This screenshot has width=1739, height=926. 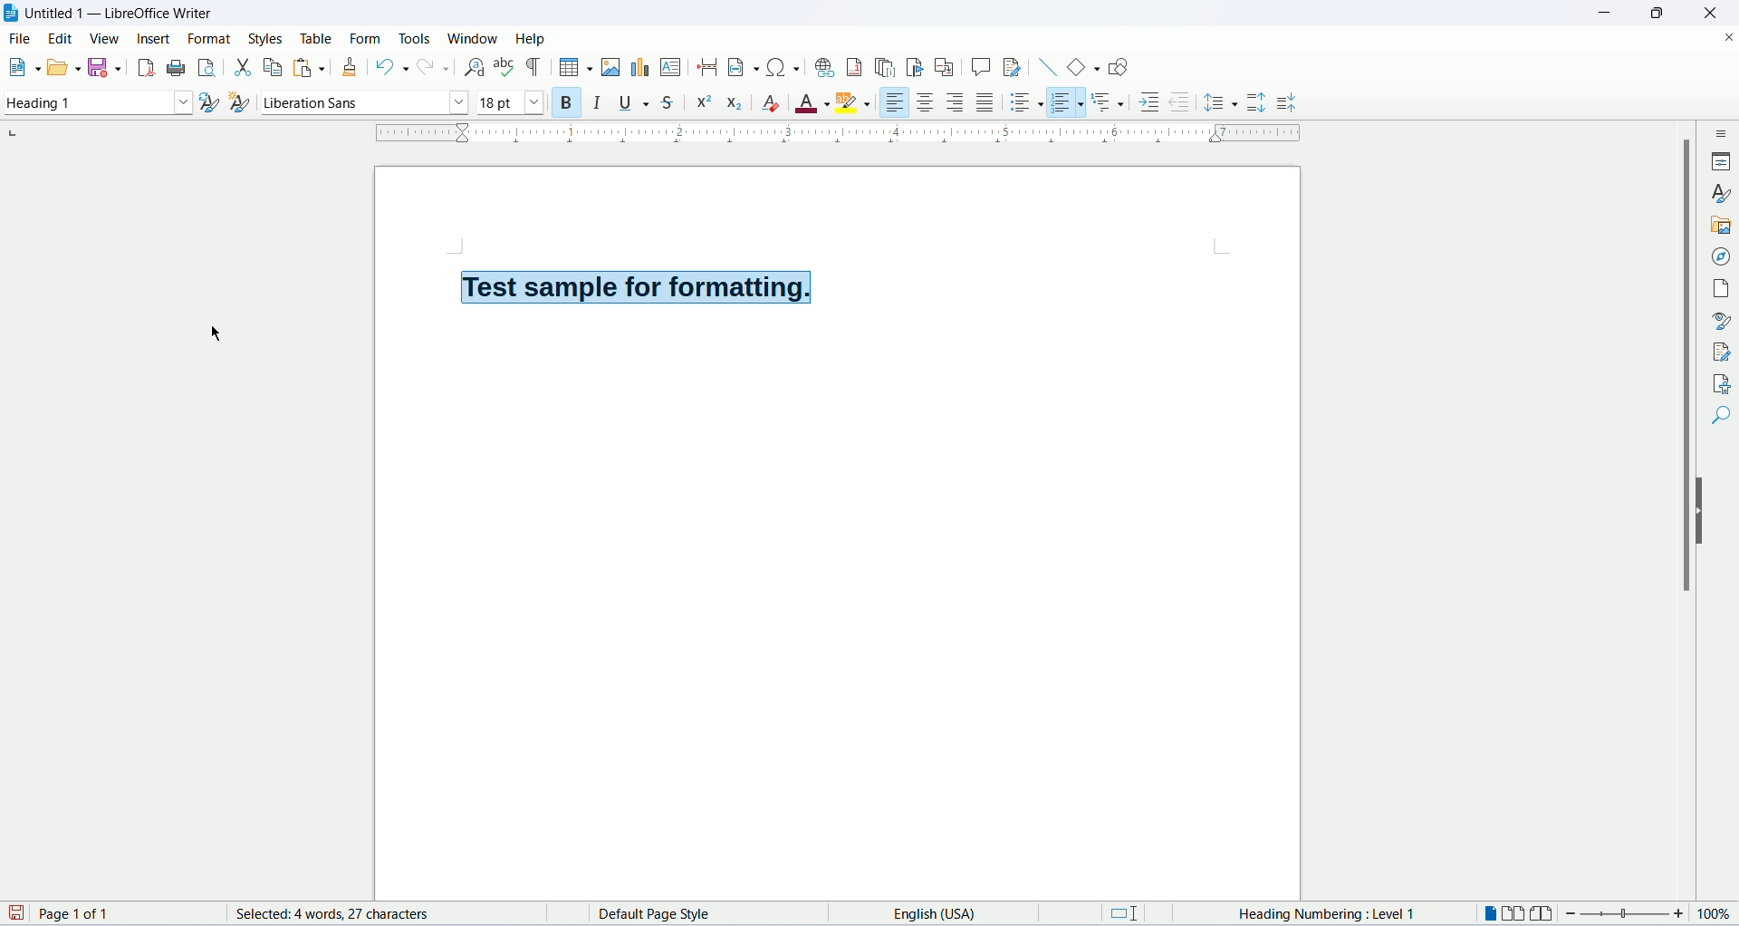 I want to click on paste, so click(x=303, y=67).